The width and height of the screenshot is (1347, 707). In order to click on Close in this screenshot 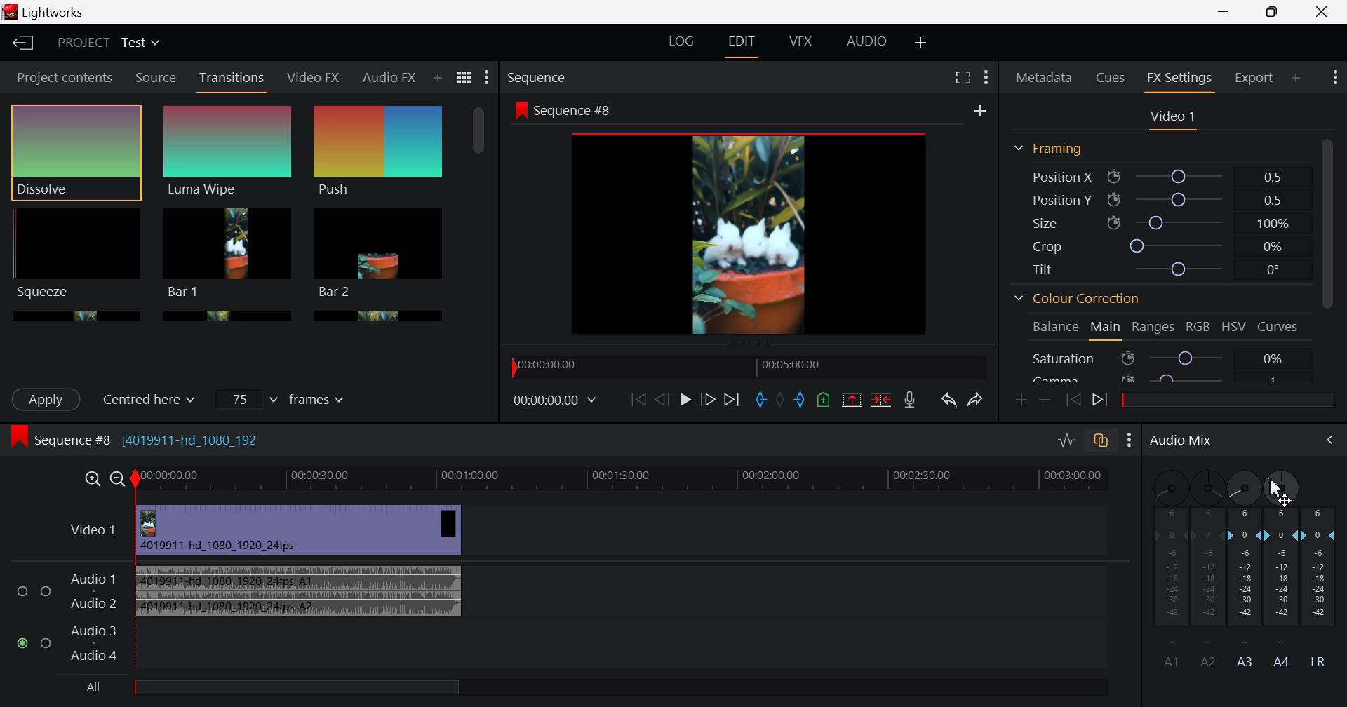, I will do `click(1322, 13)`.